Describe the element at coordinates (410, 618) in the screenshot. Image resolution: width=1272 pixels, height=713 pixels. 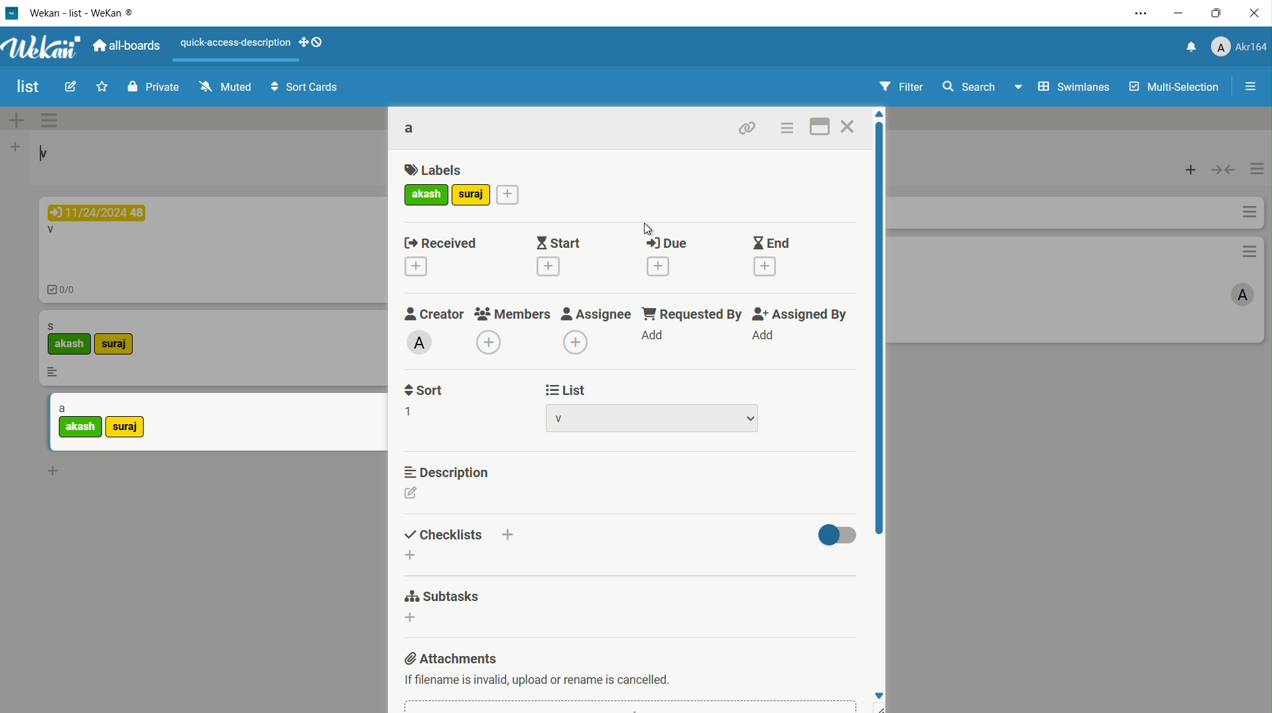
I see `dd subtasks` at that location.